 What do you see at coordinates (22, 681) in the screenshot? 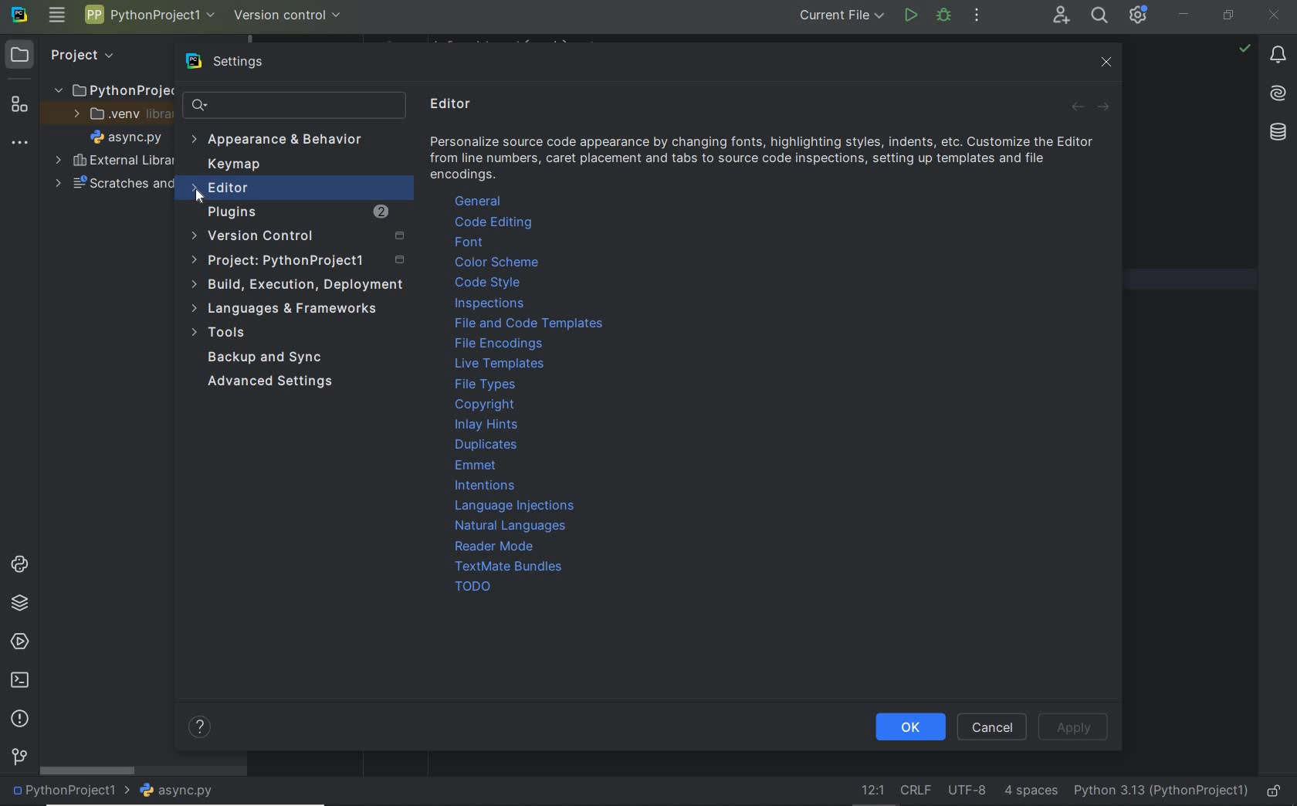
I see `terminal` at bounding box center [22, 681].